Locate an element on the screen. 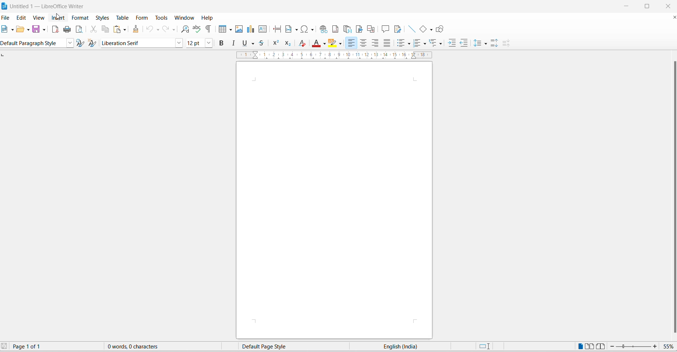 The height and width of the screenshot is (352, 677). edit is located at coordinates (22, 17).